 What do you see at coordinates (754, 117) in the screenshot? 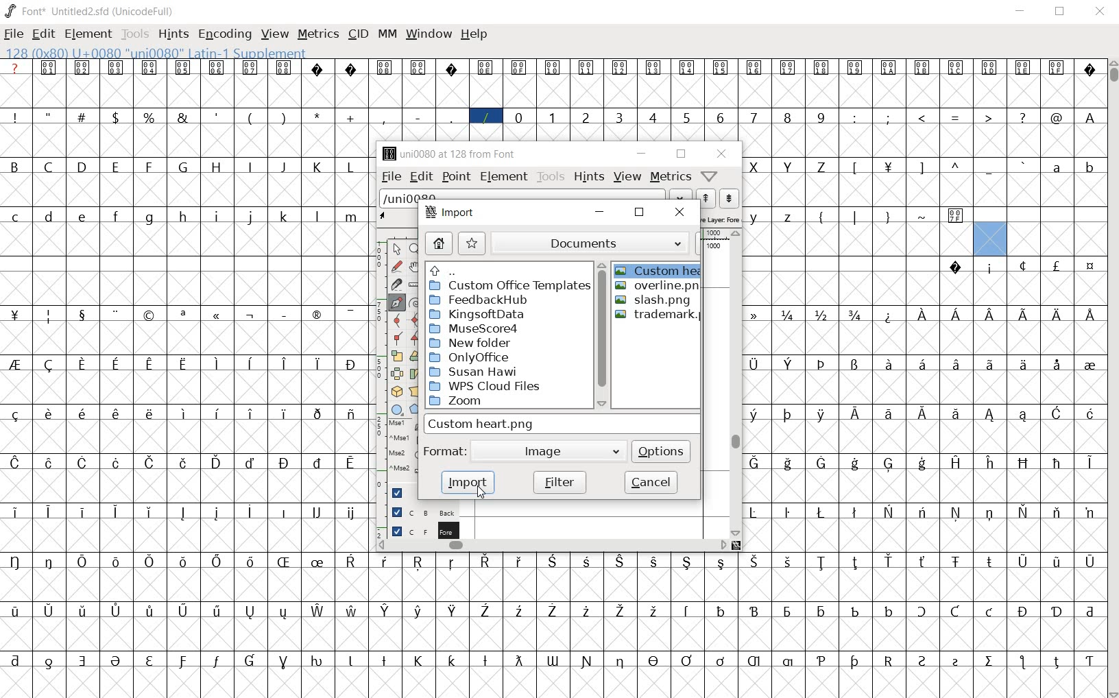
I see `glyph` at bounding box center [754, 117].